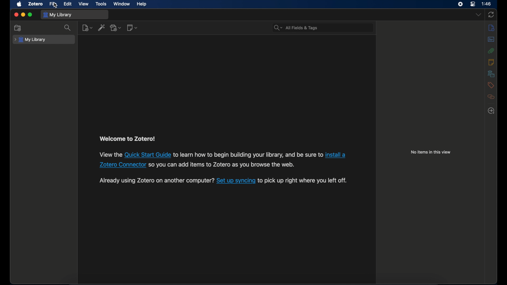 This screenshot has width=507, height=285. I want to click on abstract, so click(491, 39).